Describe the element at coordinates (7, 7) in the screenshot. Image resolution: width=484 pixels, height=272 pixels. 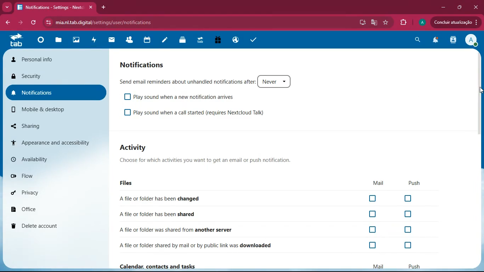
I see `more` at that location.